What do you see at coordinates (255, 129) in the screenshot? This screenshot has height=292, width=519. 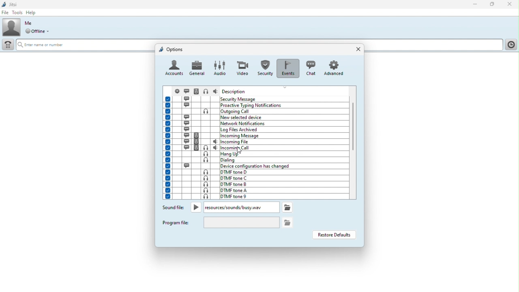 I see `log files archived ` at bounding box center [255, 129].